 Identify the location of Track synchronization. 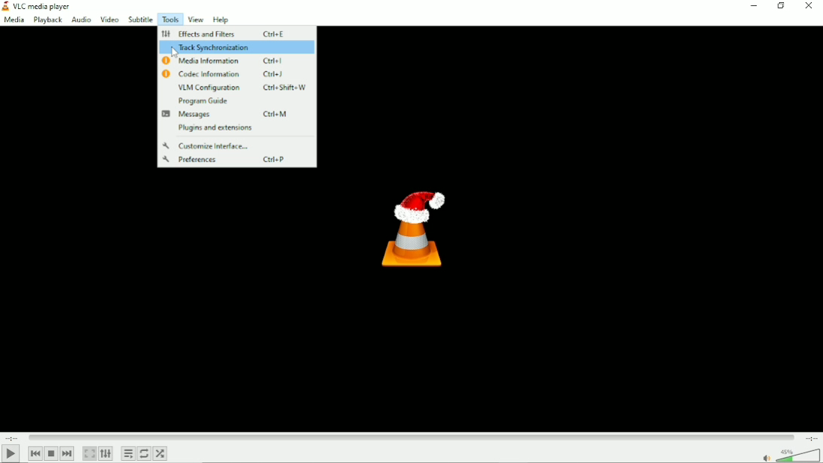
(235, 48).